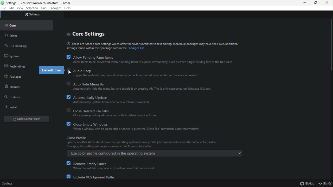 The height and width of the screenshot is (187, 333). Describe the element at coordinates (52, 70) in the screenshot. I see `default true` at that location.